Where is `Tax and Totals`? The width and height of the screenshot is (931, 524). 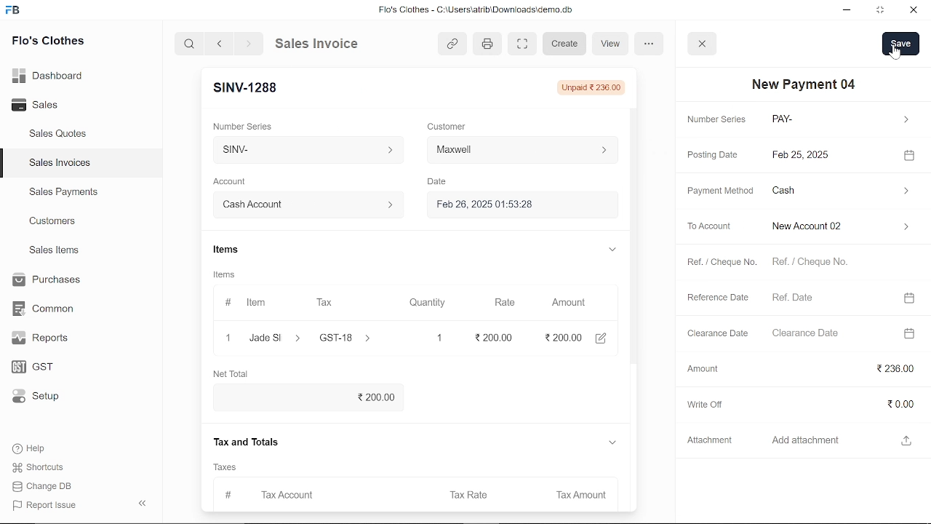 Tax and Totals is located at coordinates (249, 440).